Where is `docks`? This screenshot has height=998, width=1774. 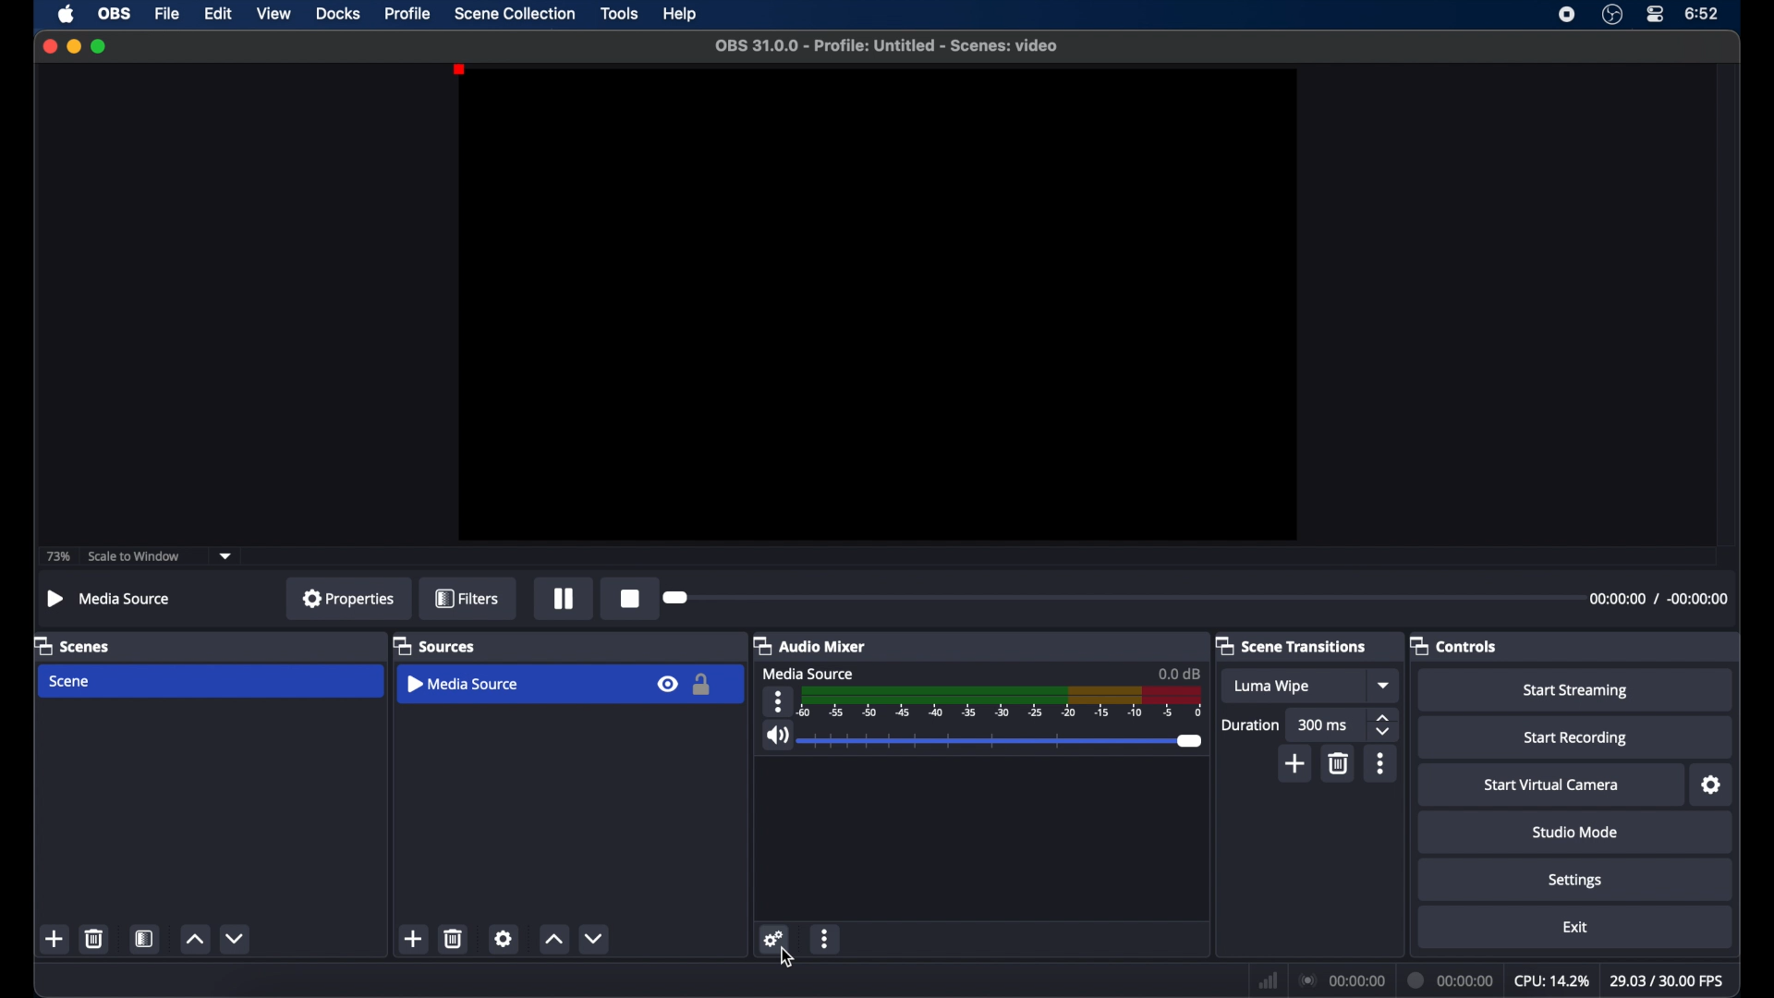
docks is located at coordinates (339, 15).